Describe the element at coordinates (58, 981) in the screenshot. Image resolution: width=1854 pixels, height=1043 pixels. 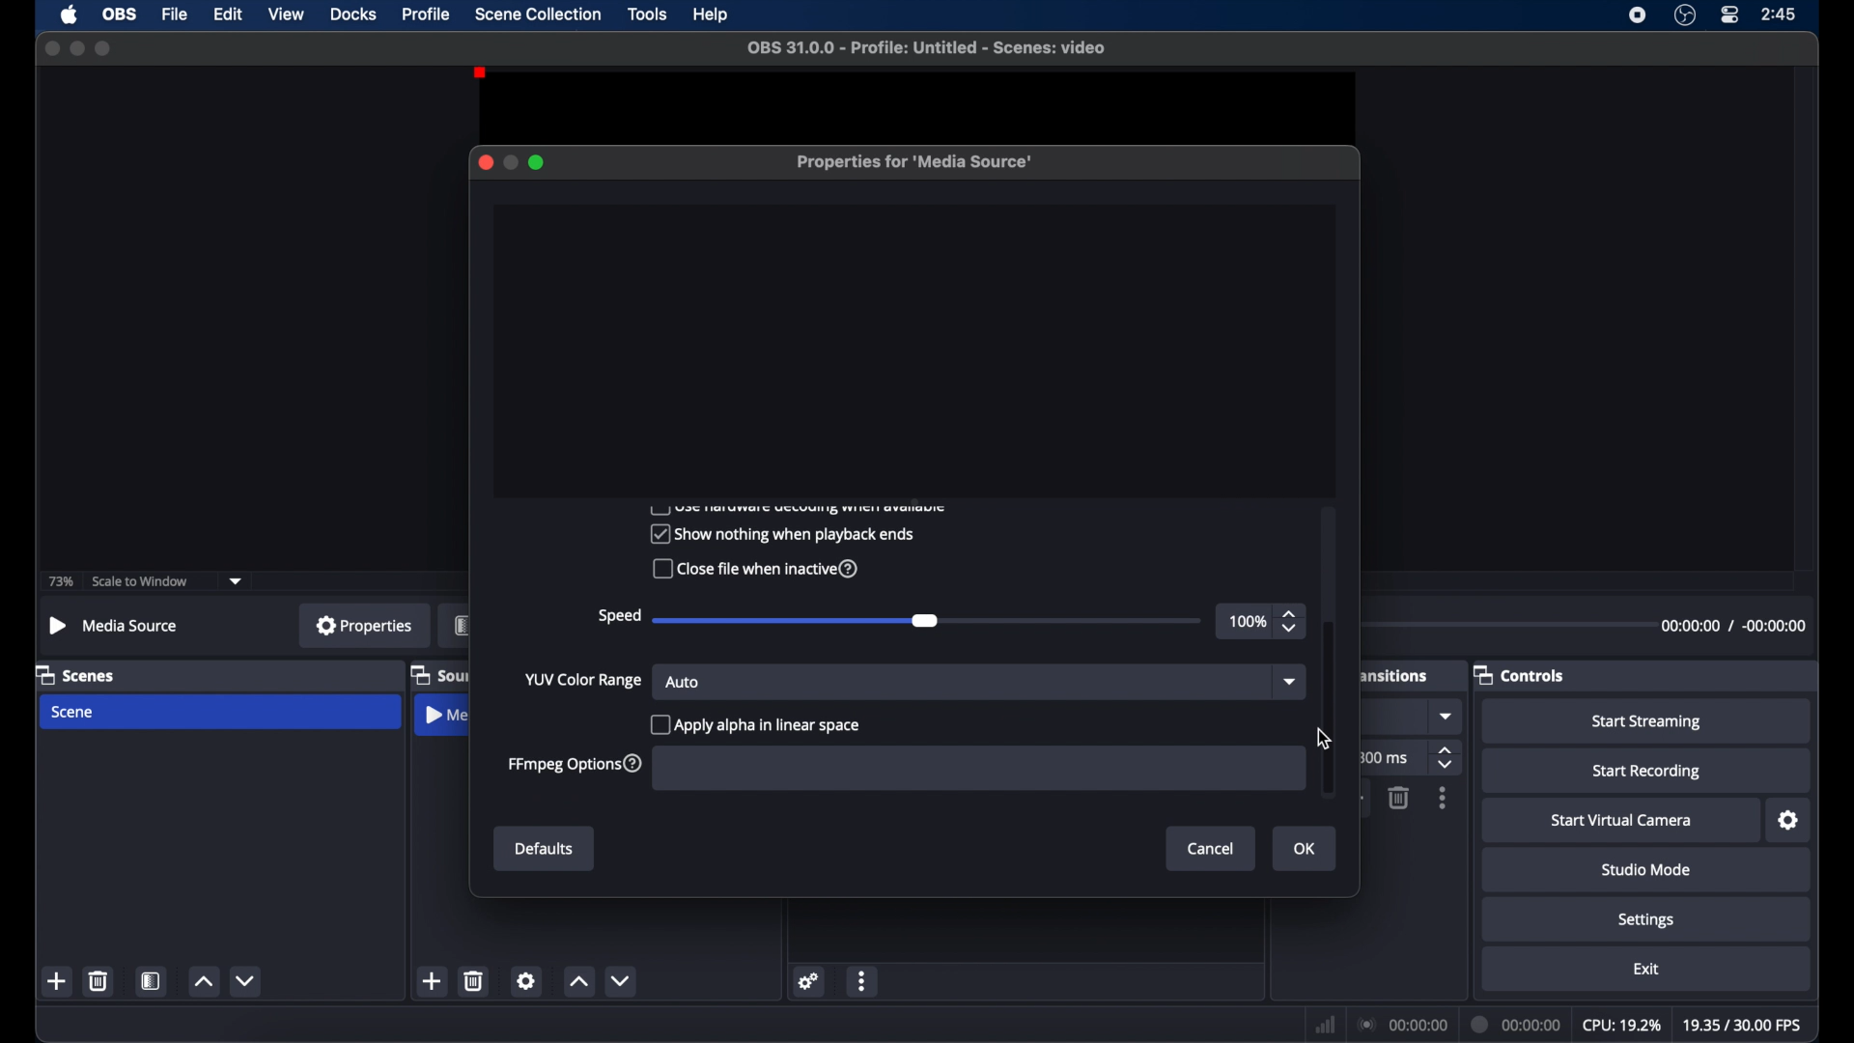
I see `add` at that location.